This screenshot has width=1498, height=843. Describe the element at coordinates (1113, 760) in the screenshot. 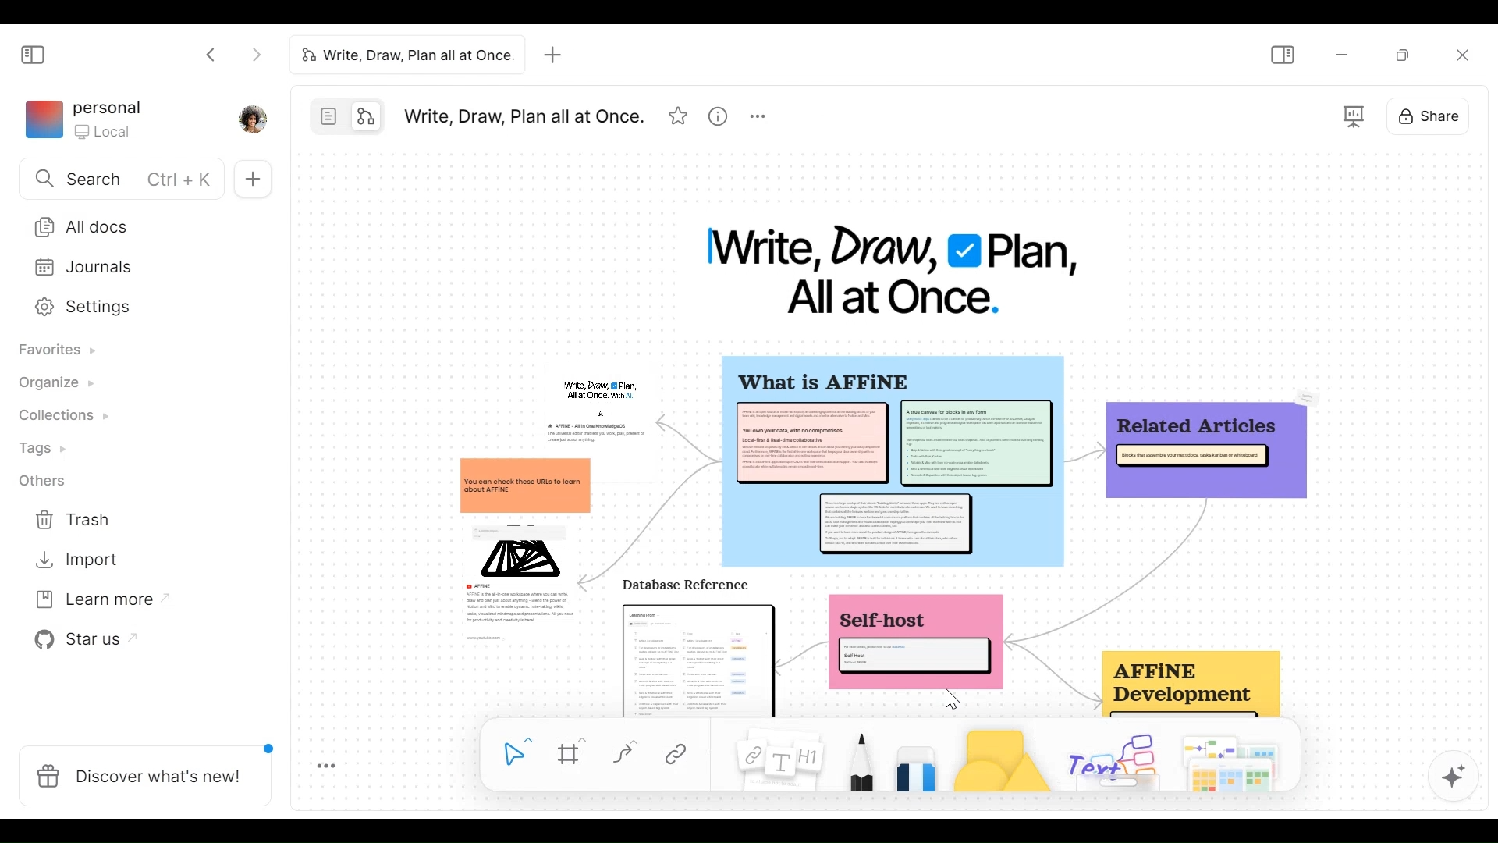

I see `Others` at that location.